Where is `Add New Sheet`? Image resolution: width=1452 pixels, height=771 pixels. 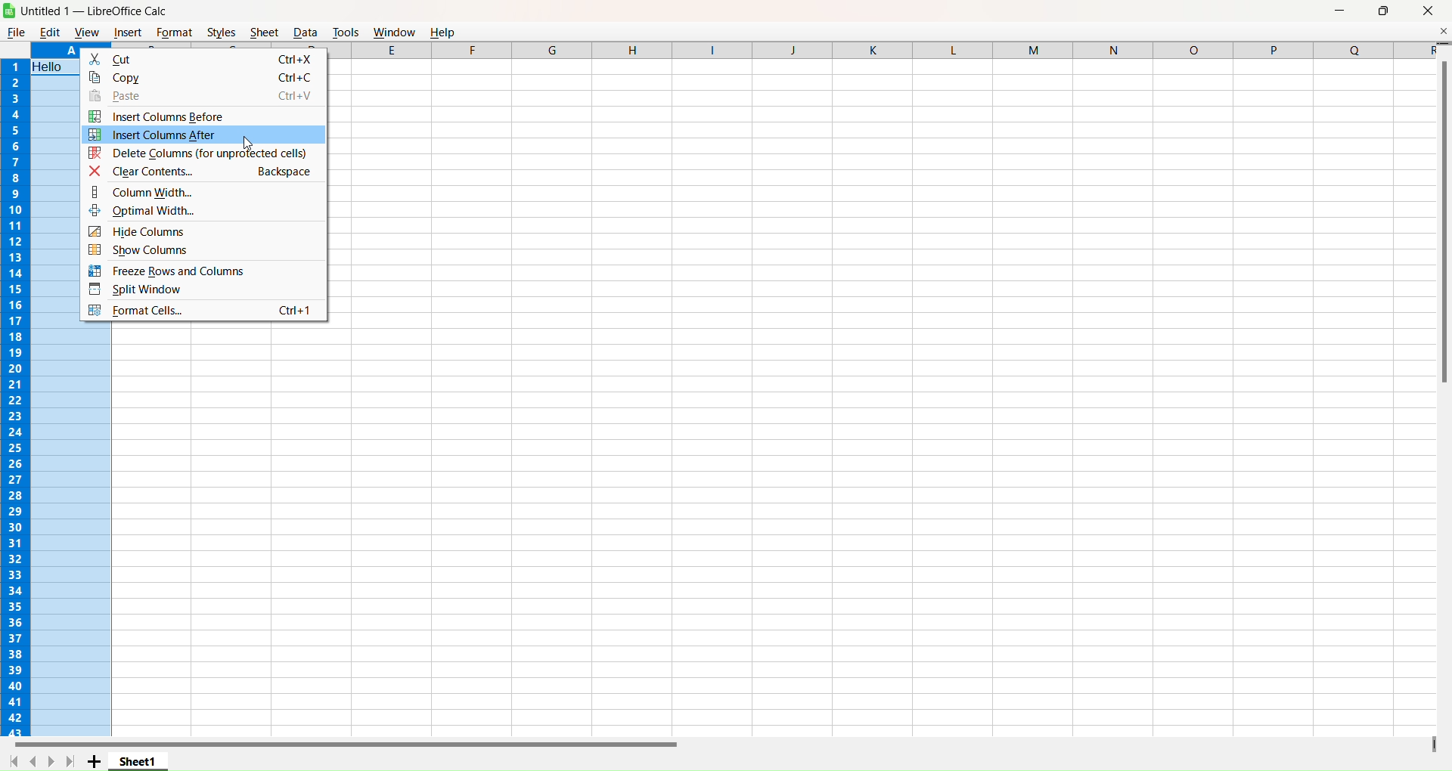
Add New Sheet is located at coordinates (95, 762).